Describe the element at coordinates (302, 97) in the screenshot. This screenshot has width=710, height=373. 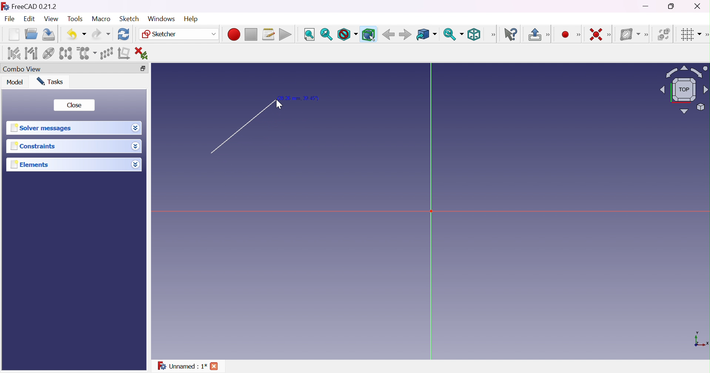
I see `(28.26, 39.45)` at that location.